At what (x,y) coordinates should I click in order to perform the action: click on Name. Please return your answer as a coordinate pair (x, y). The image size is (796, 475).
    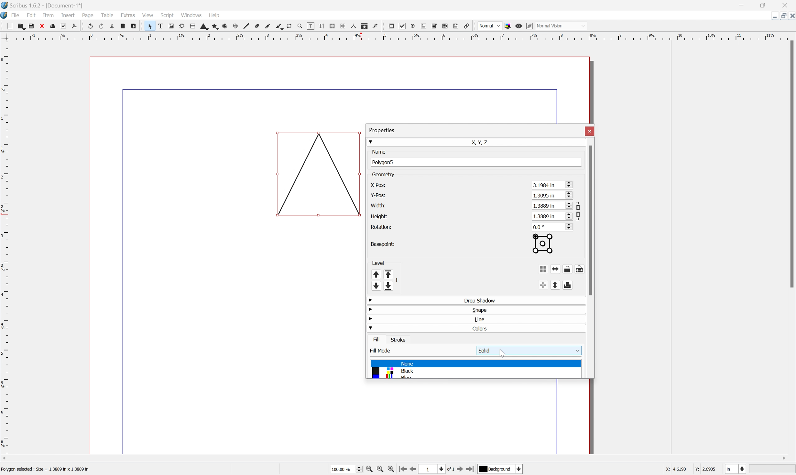
    Looking at the image, I should click on (379, 151).